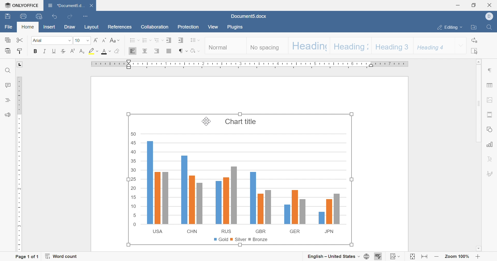  Describe the element at coordinates (412, 257) in the screenshot. I see `fit to slide` at that location.